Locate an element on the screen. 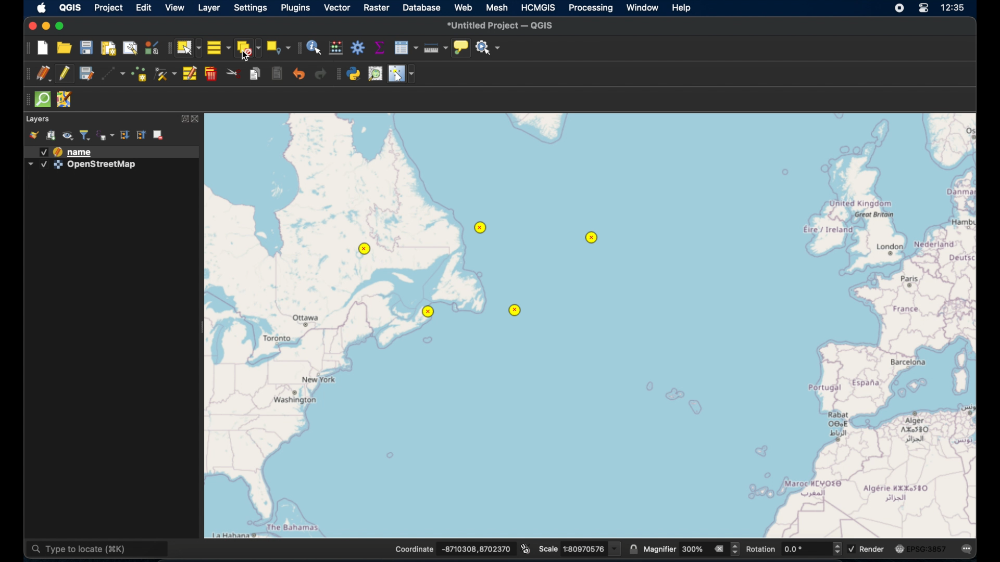 Image resolution: width=1000 pixels, height=562 pixels. filter legend by expression is located at coordinates (106, 135).